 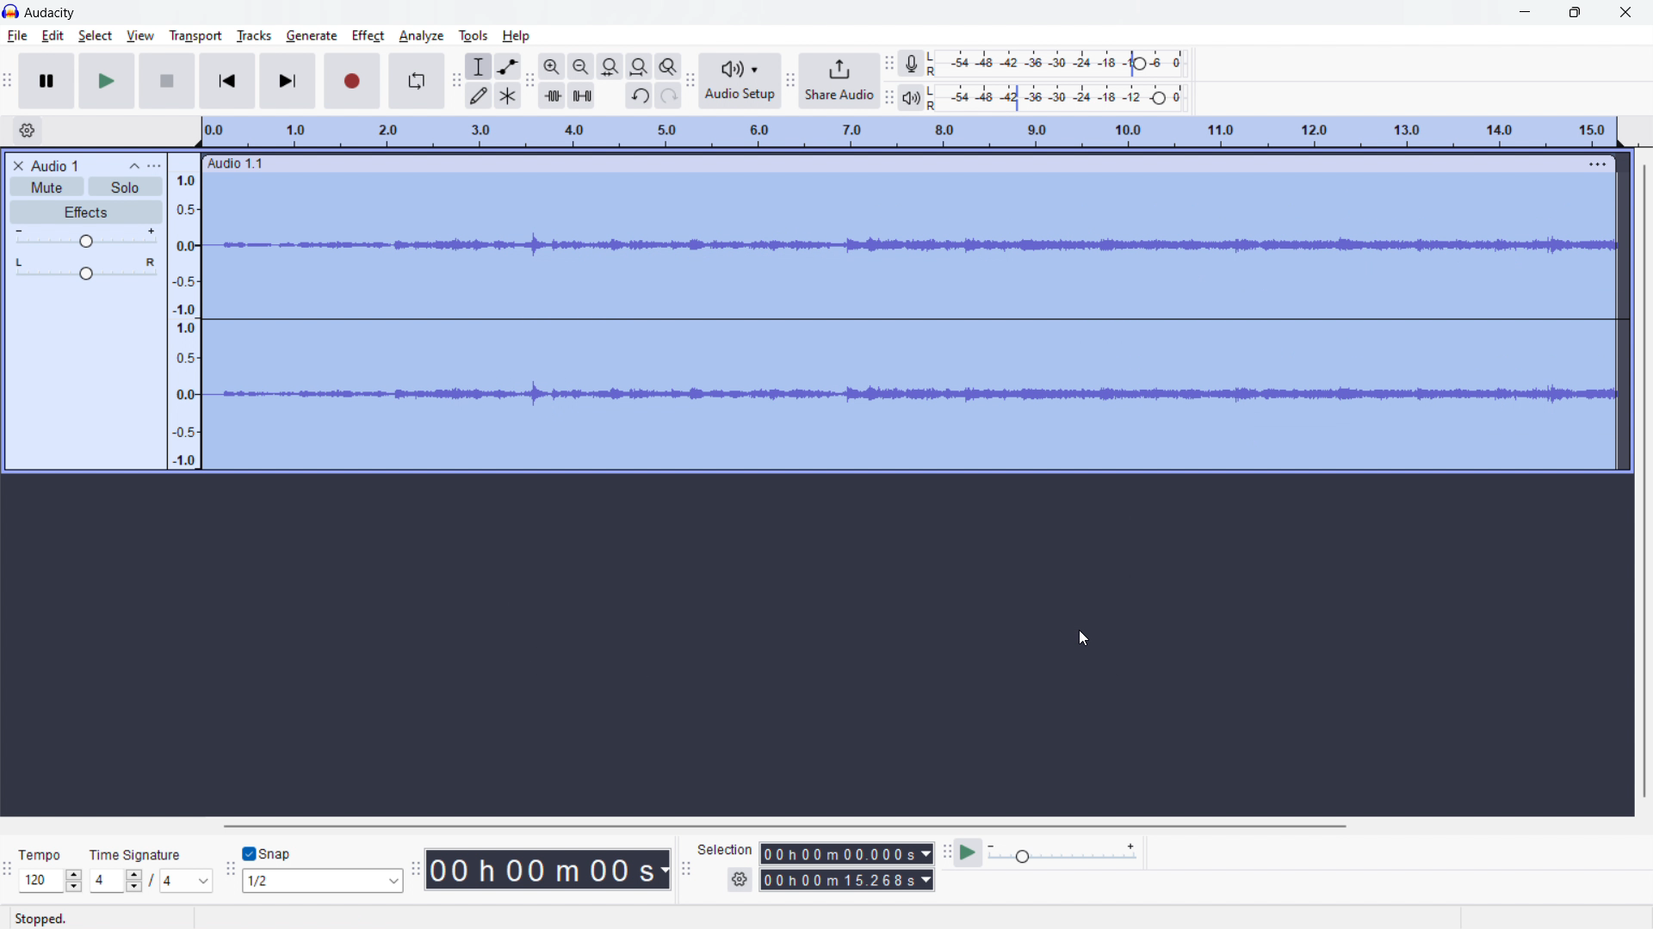 I want to click on recording meter, so click(x=918, y=62).